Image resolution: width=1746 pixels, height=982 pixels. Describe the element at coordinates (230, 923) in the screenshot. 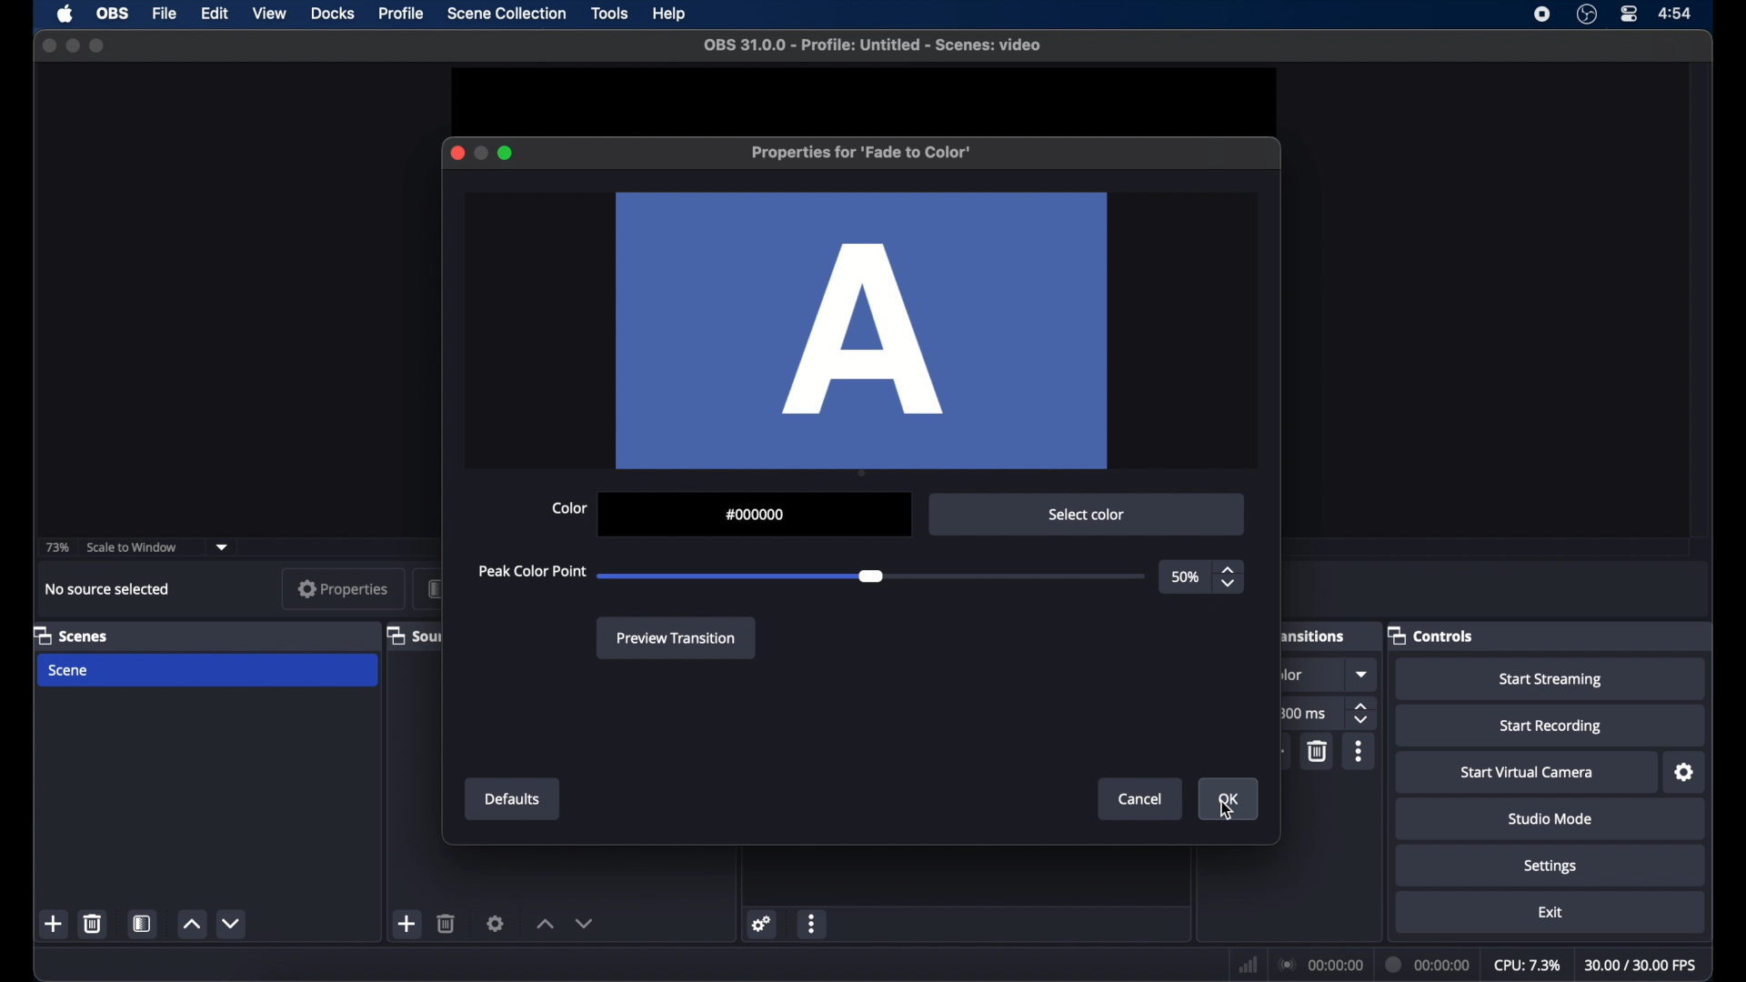

I see `decrement` at that location.